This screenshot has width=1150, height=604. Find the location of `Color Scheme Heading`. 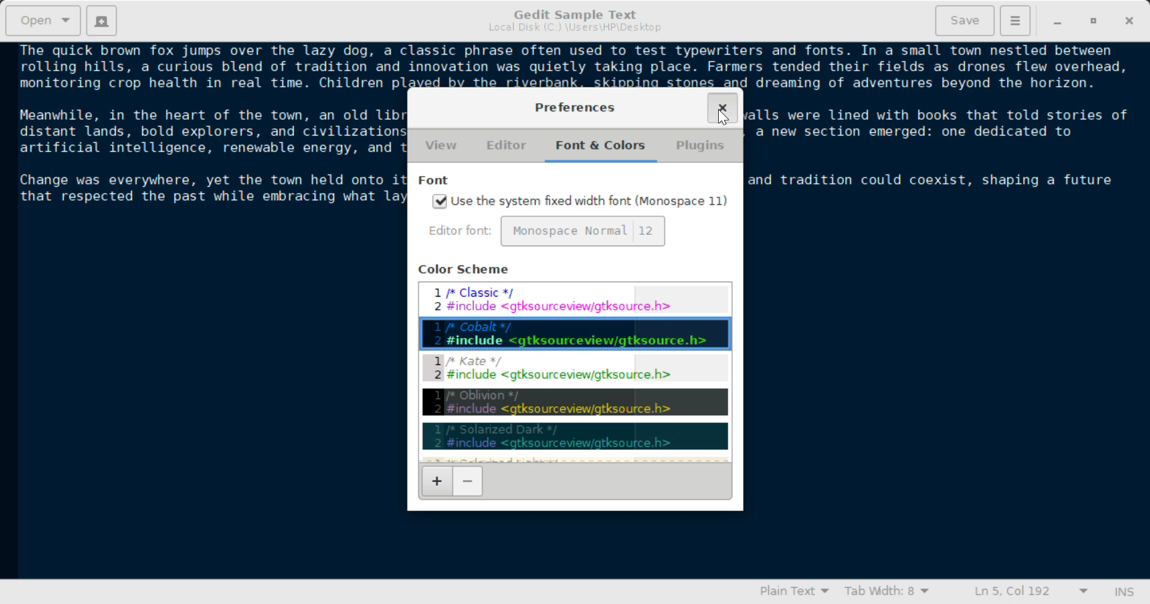

Color Scheme Heading is located at coordinates (467, 268).